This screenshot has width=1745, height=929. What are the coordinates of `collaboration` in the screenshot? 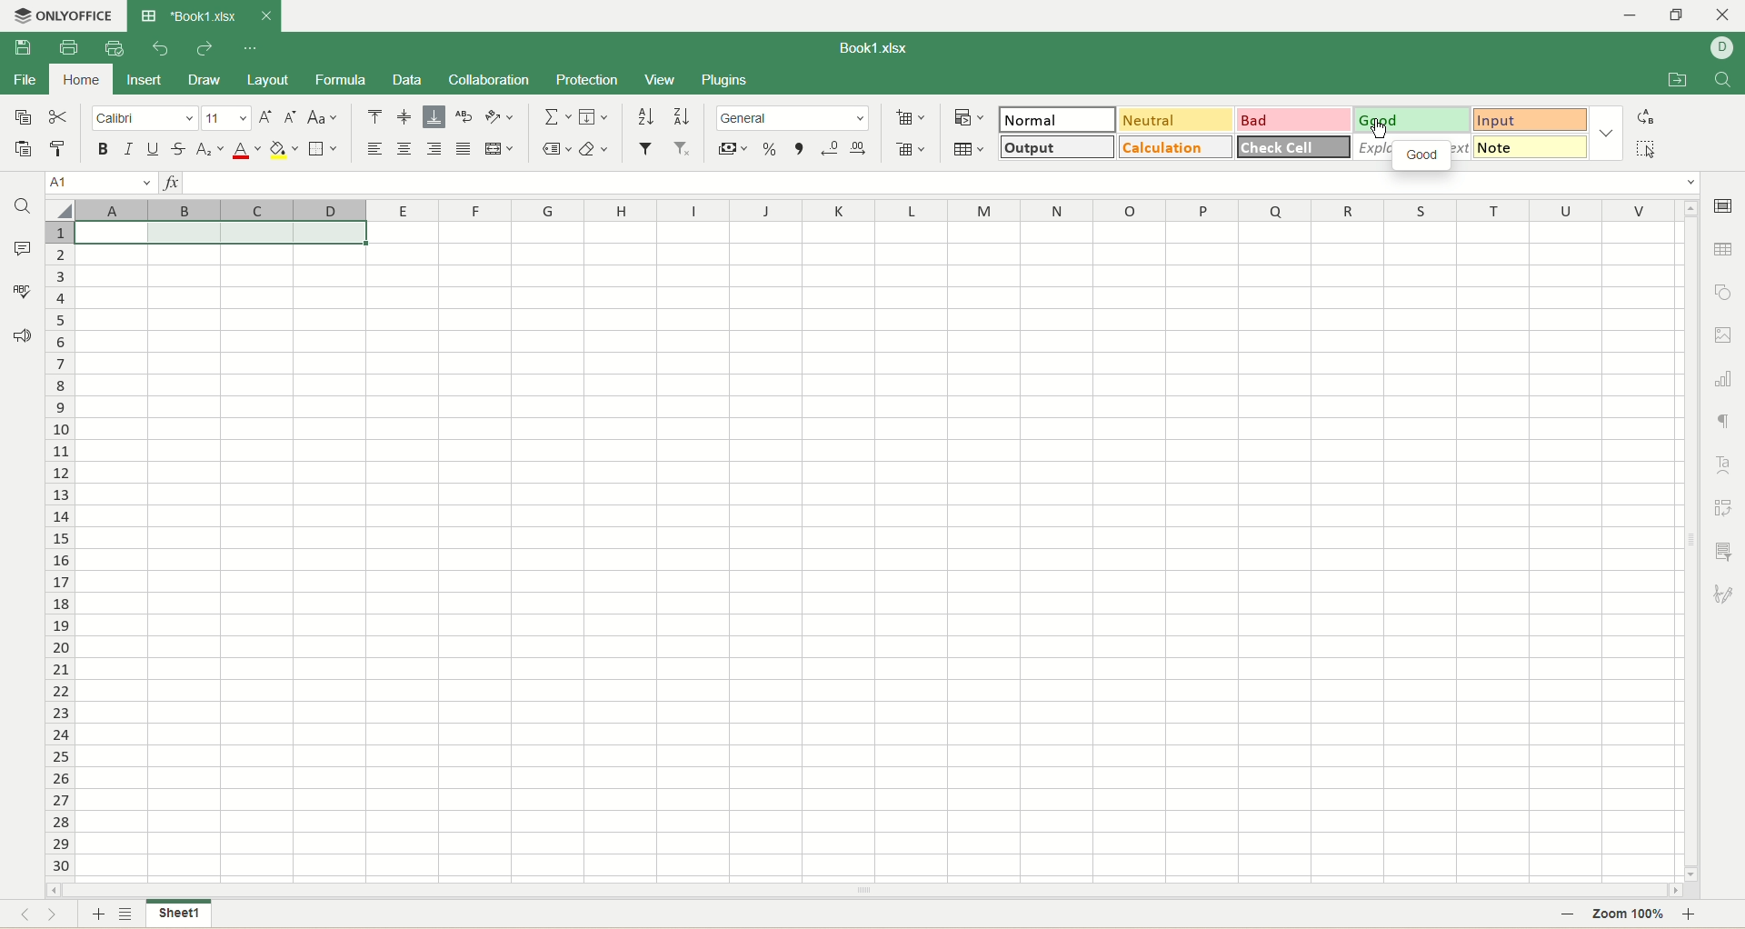 It's located at (492, 81).